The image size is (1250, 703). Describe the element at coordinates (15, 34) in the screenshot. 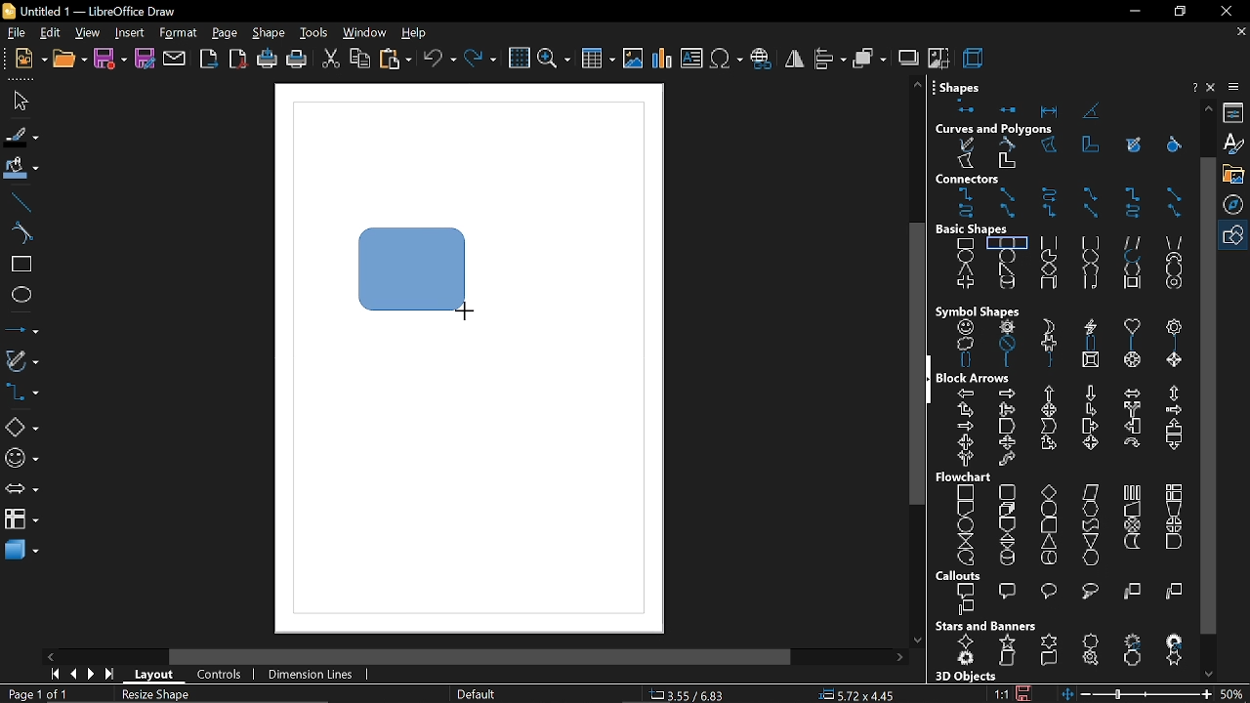

I see `file` at that location.